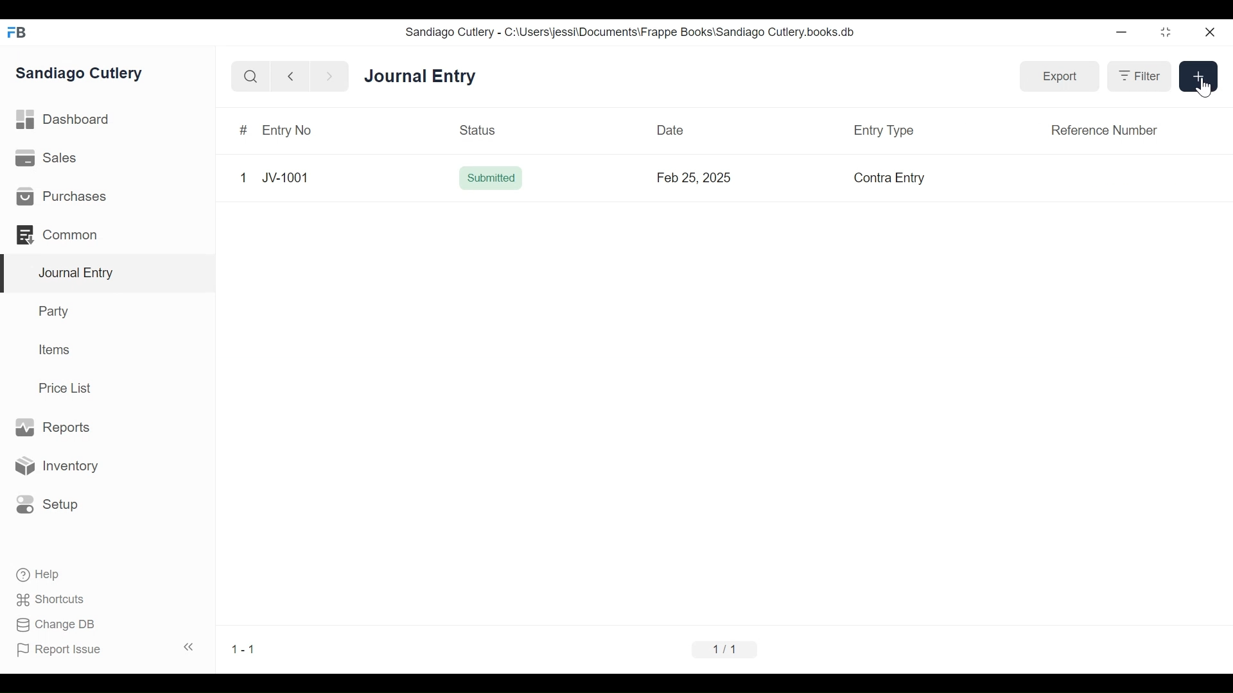 This screenshot has height=693, width=1233. What do you see at coordinates (671, 130) in the screenshot?
I see `Date` at bounding box center [671, 130].